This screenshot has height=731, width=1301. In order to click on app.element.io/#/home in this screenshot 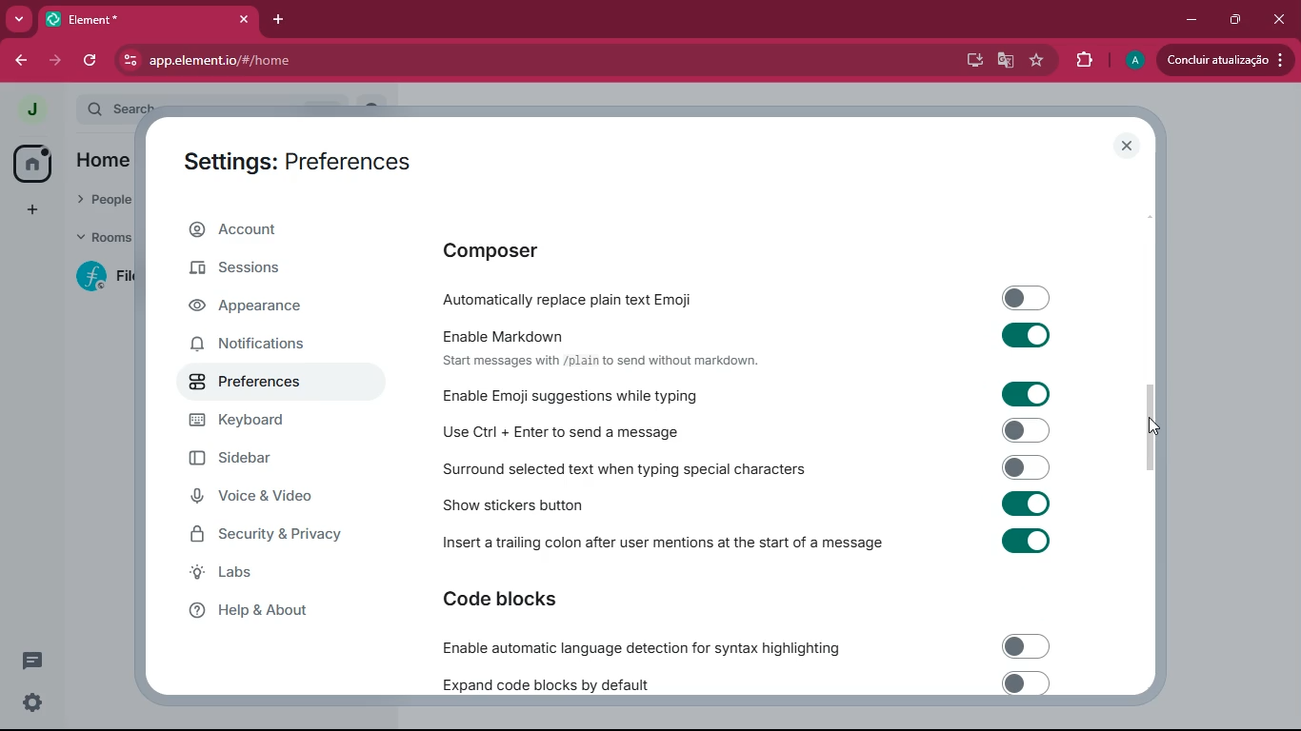, I will do `click(332, 61)`.